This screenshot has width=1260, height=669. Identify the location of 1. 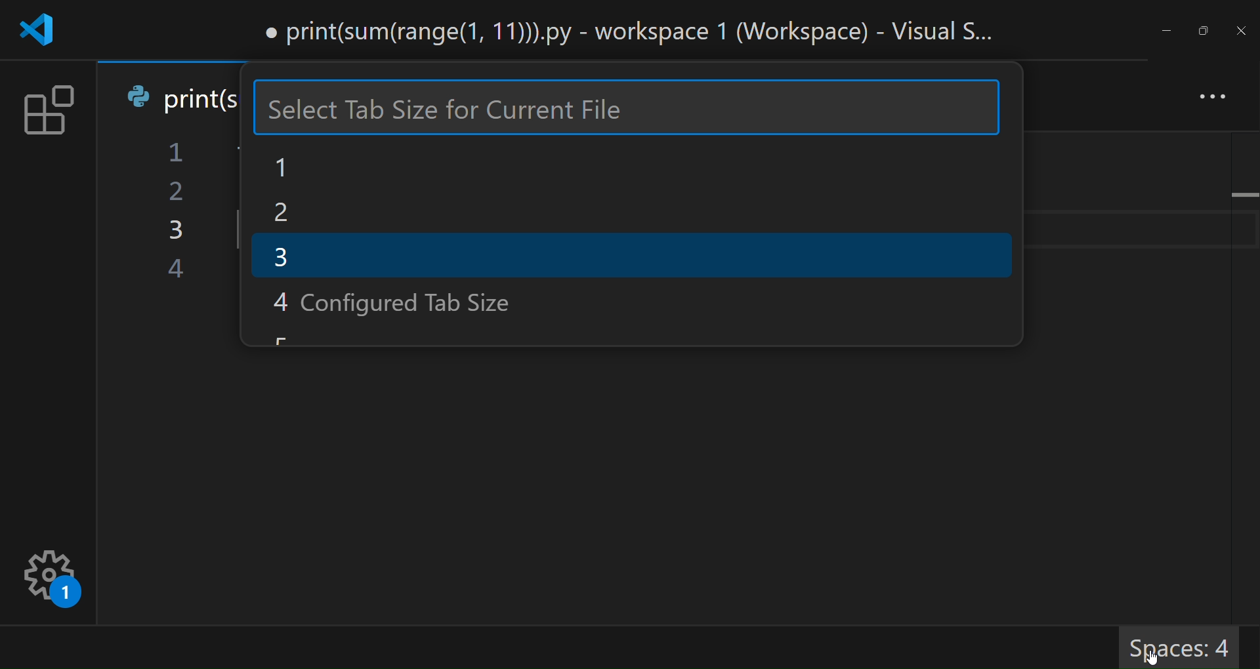
(303, 167).